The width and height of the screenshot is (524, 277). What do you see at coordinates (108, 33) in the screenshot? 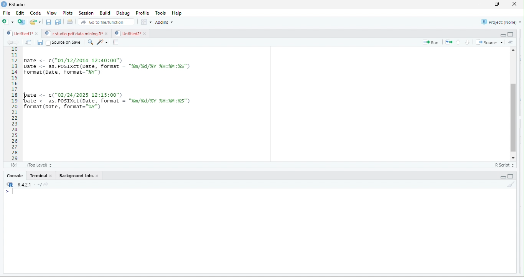
I see `close` at bounding box center [108, 33].